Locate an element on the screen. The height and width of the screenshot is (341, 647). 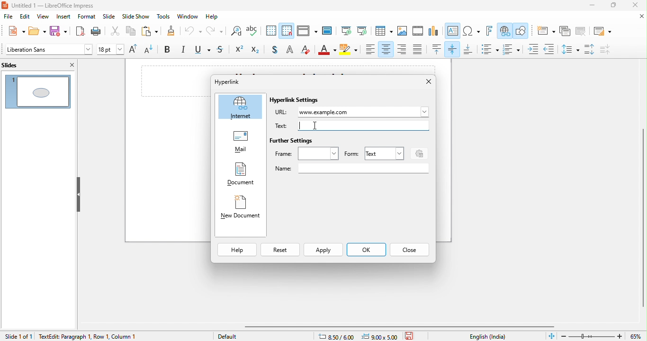
close is located at coordinates (410, 250).